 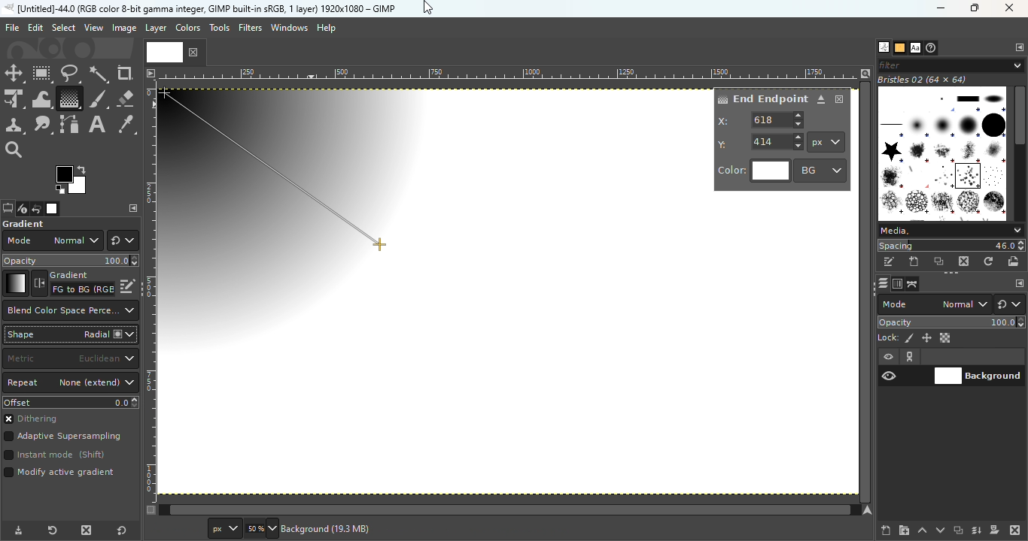 I want to click on Help, so click(x=328, y=28).